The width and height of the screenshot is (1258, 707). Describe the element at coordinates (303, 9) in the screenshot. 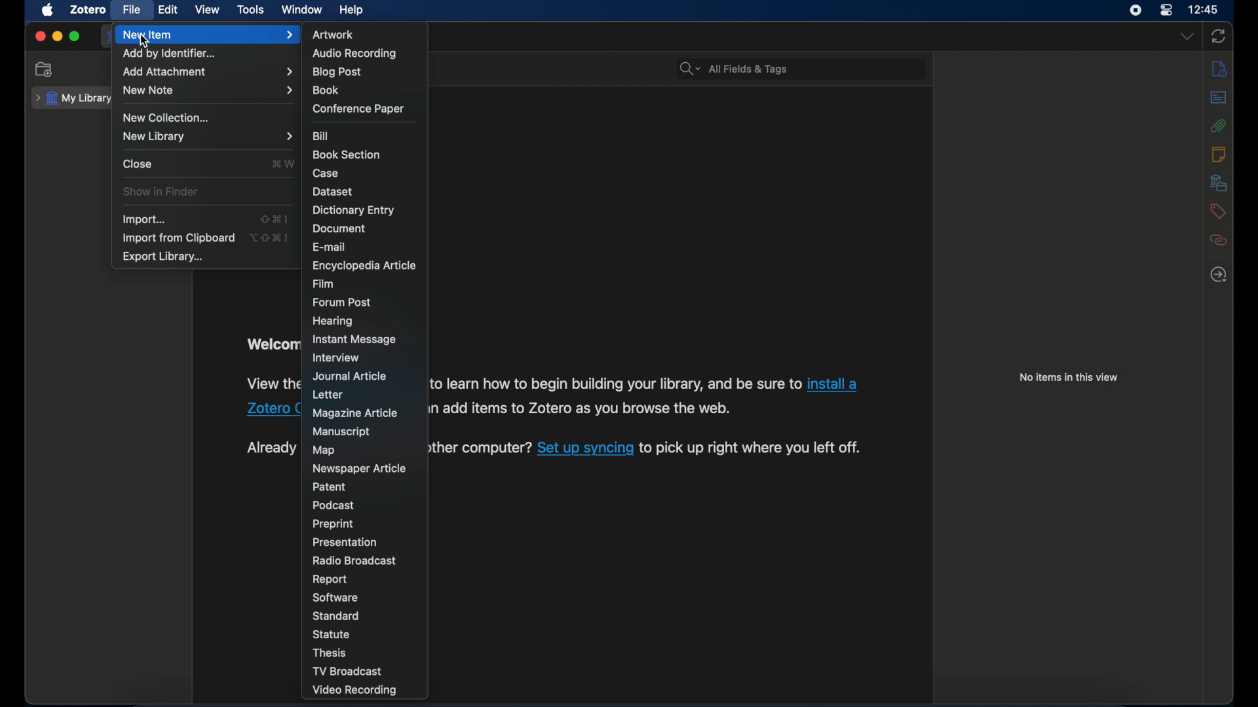

I see `window` at that location.